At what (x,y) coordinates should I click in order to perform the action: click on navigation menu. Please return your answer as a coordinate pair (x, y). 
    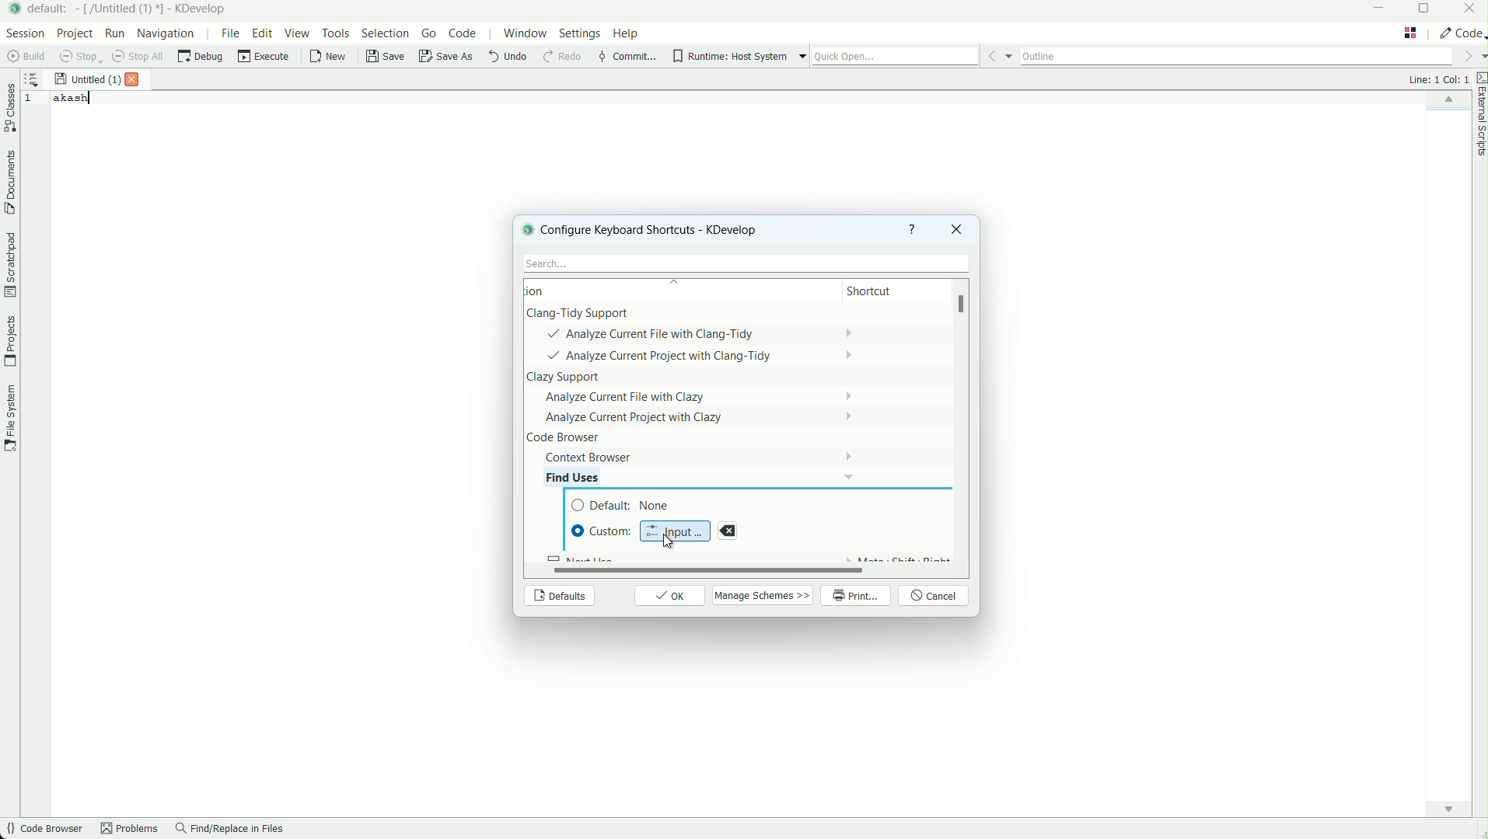
    Looking at the image, I should click on (166, 33).